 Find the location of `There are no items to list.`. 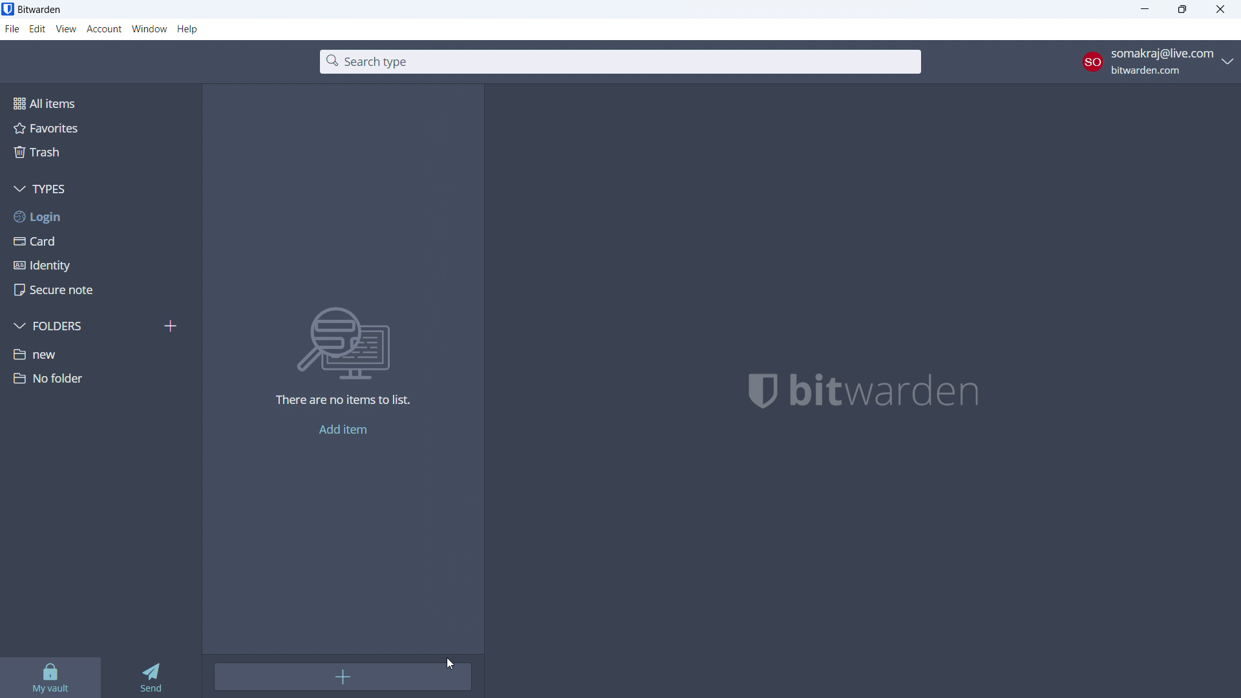

There are no items to list. is located at coordinates (344, 403).